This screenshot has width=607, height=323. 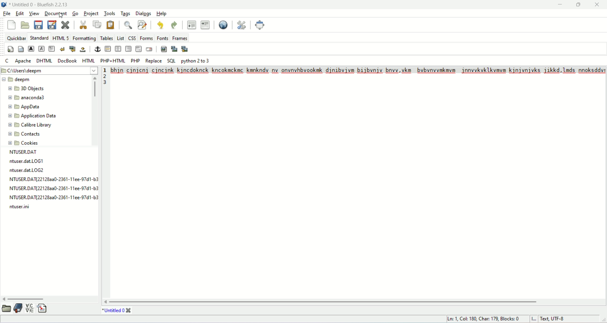 What do you see at coordinates (192, 24) in the screenshot?
I see `unindent` at bounding box center [192, 24].